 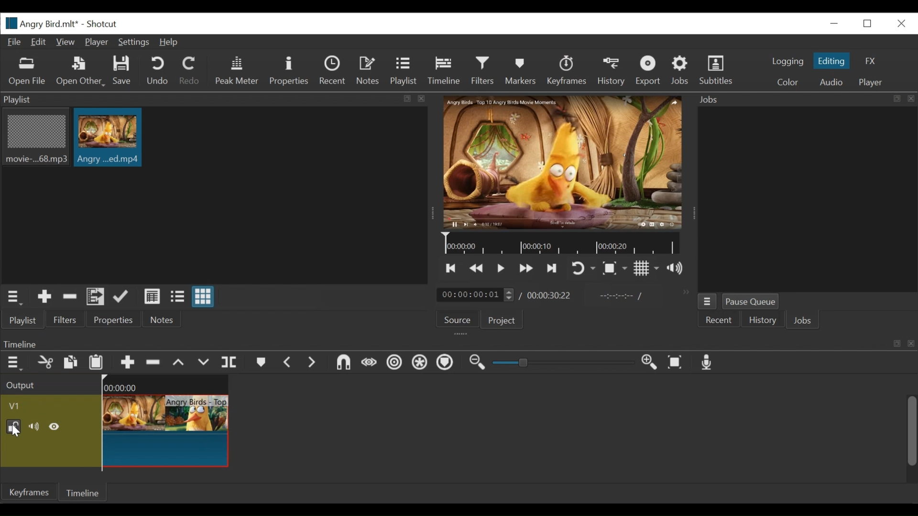 What do you see at coordinates (153, 363) in the screenshot?
I see `Ripple Delete` at bounding box center [153, 363].